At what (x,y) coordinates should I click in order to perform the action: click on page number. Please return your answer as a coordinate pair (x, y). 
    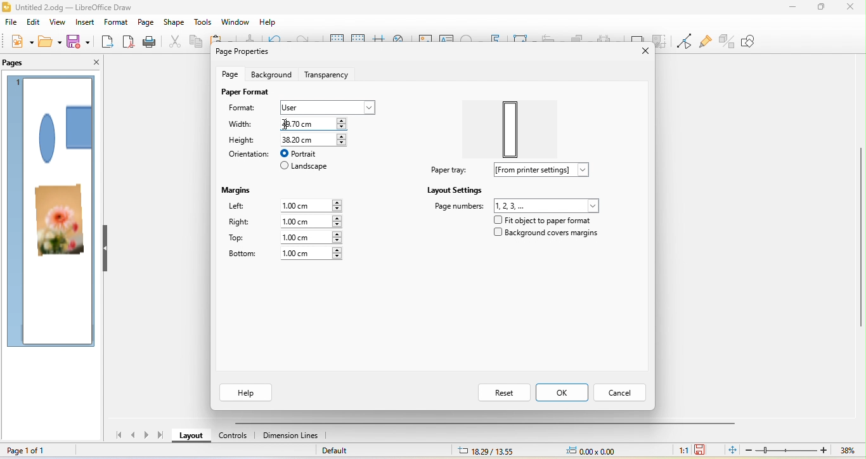
    Looking at the image, I should click on (517, 205).